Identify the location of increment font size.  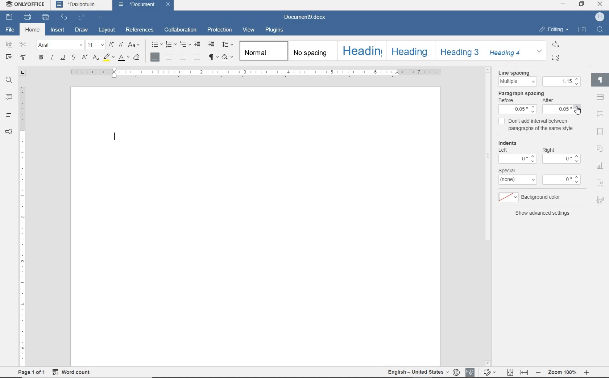
(111, 45).